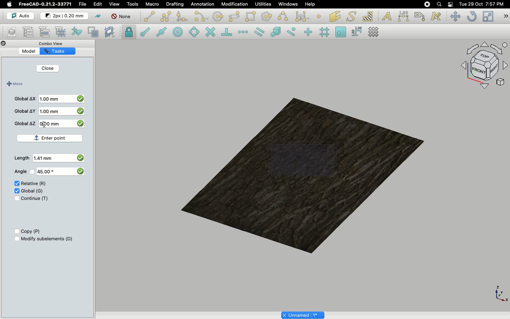 This screenshot has width=510, height=319. I want to click on Utilities, so click(263, 4).